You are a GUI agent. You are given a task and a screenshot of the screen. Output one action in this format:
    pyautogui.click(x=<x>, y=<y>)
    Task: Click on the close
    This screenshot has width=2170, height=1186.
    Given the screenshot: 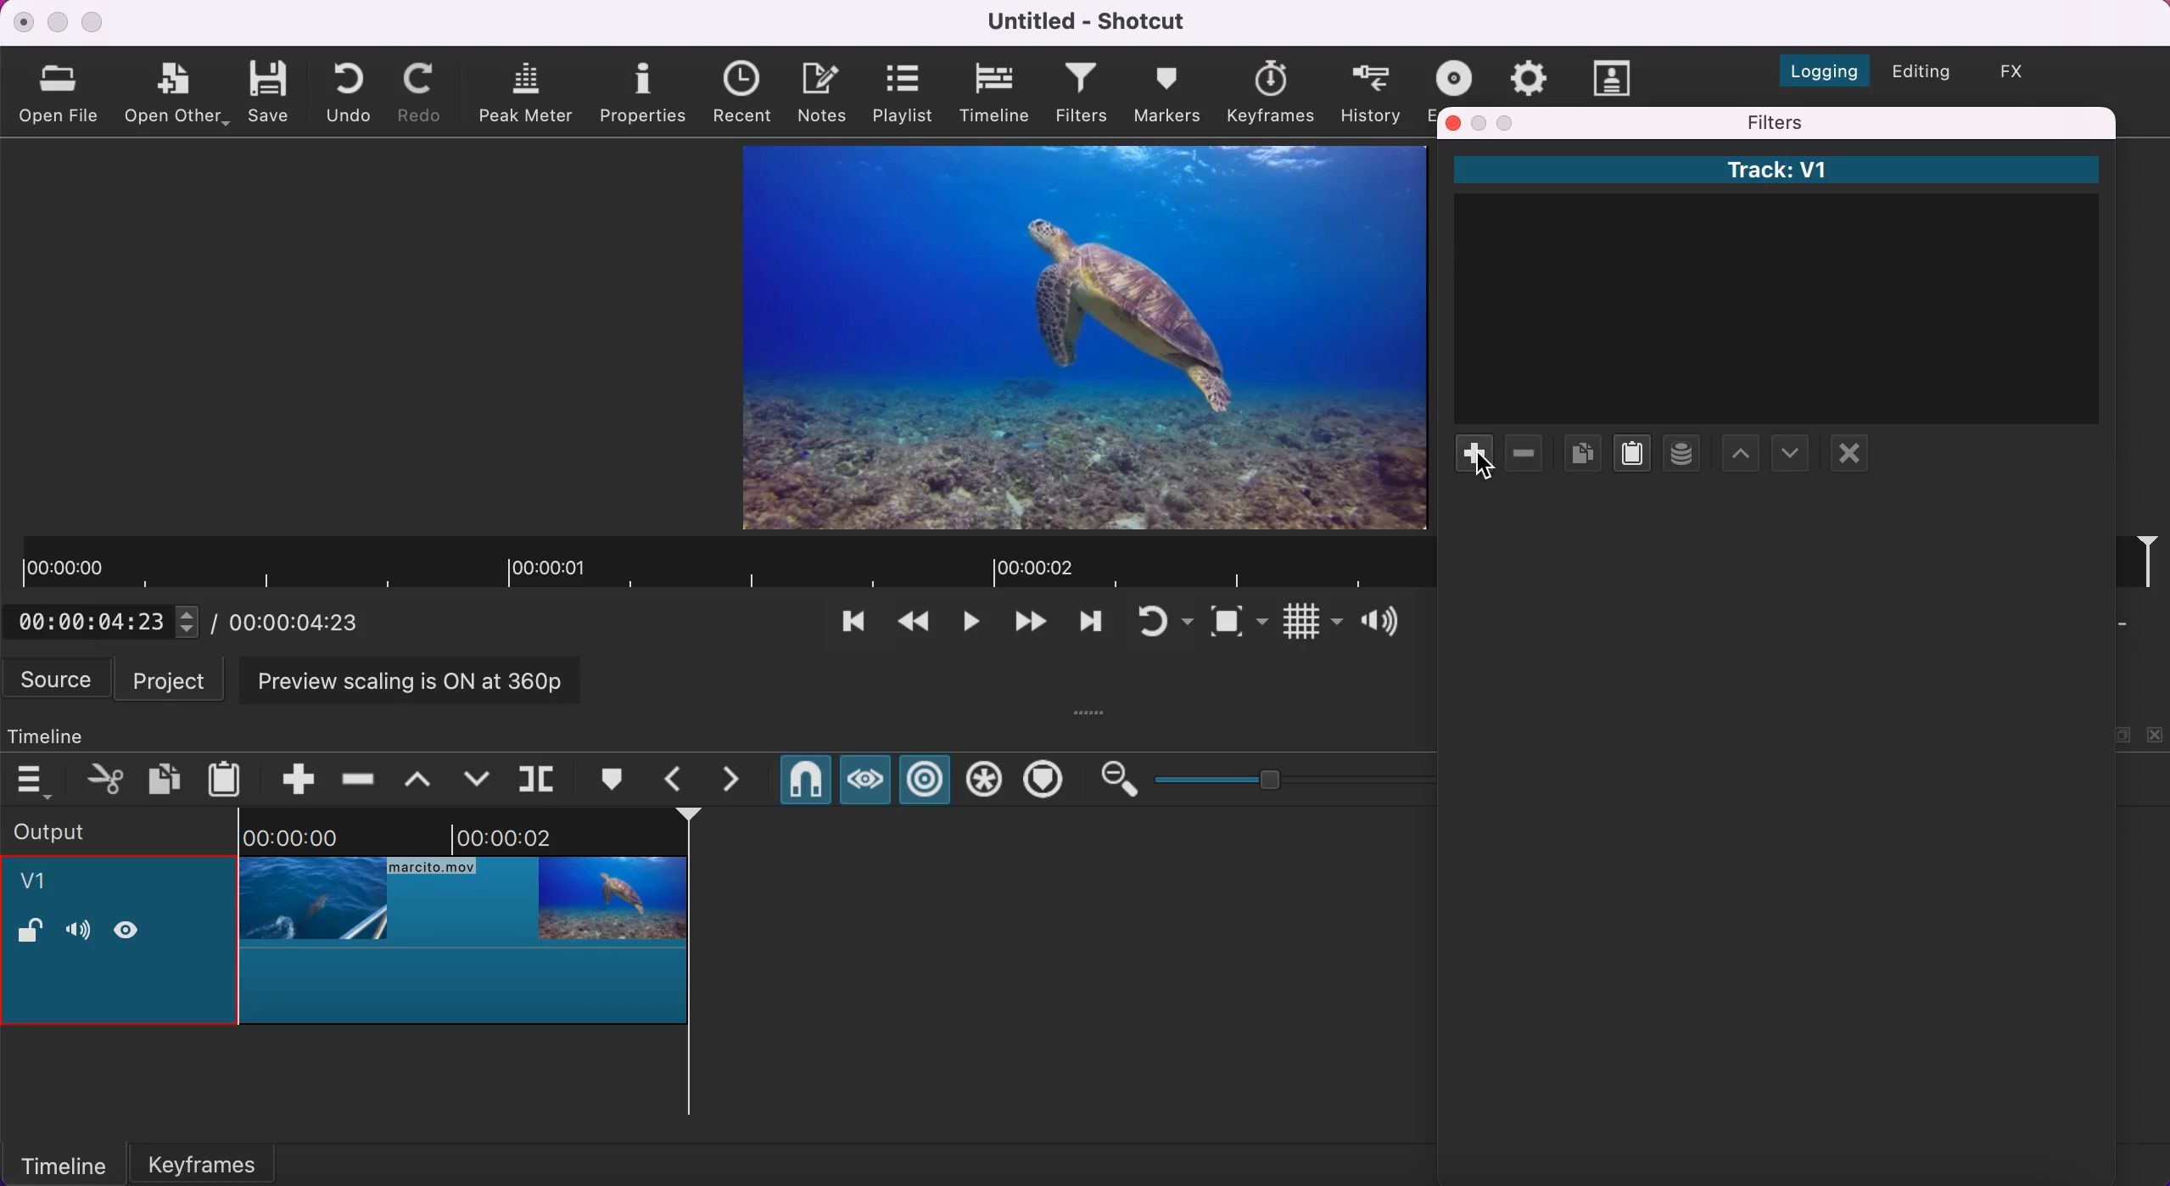 What is the action you would take?
    pyautogui.click(x=1454, y=122)
    